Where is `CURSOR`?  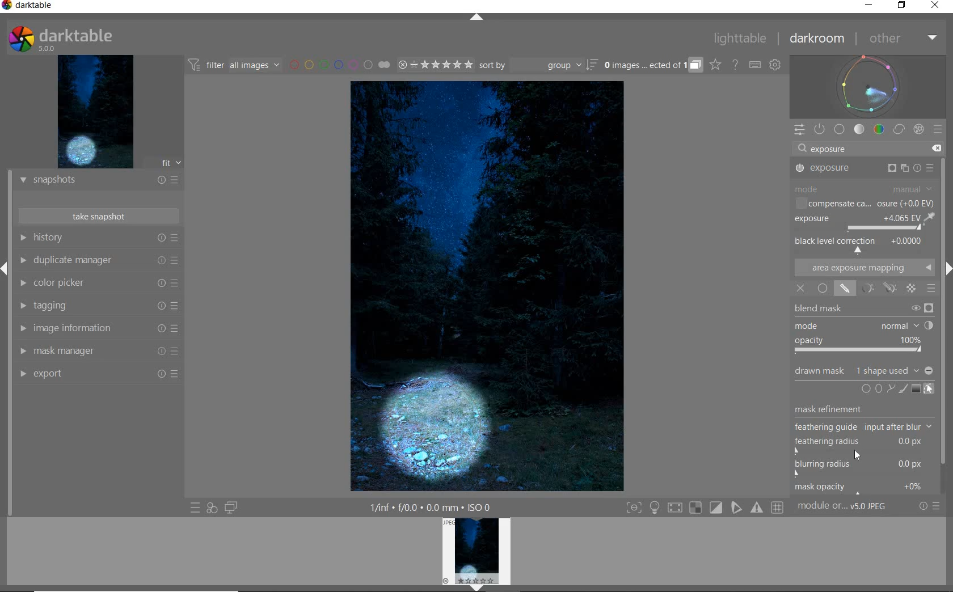
CURSOR is located at coordinates (858, 456).